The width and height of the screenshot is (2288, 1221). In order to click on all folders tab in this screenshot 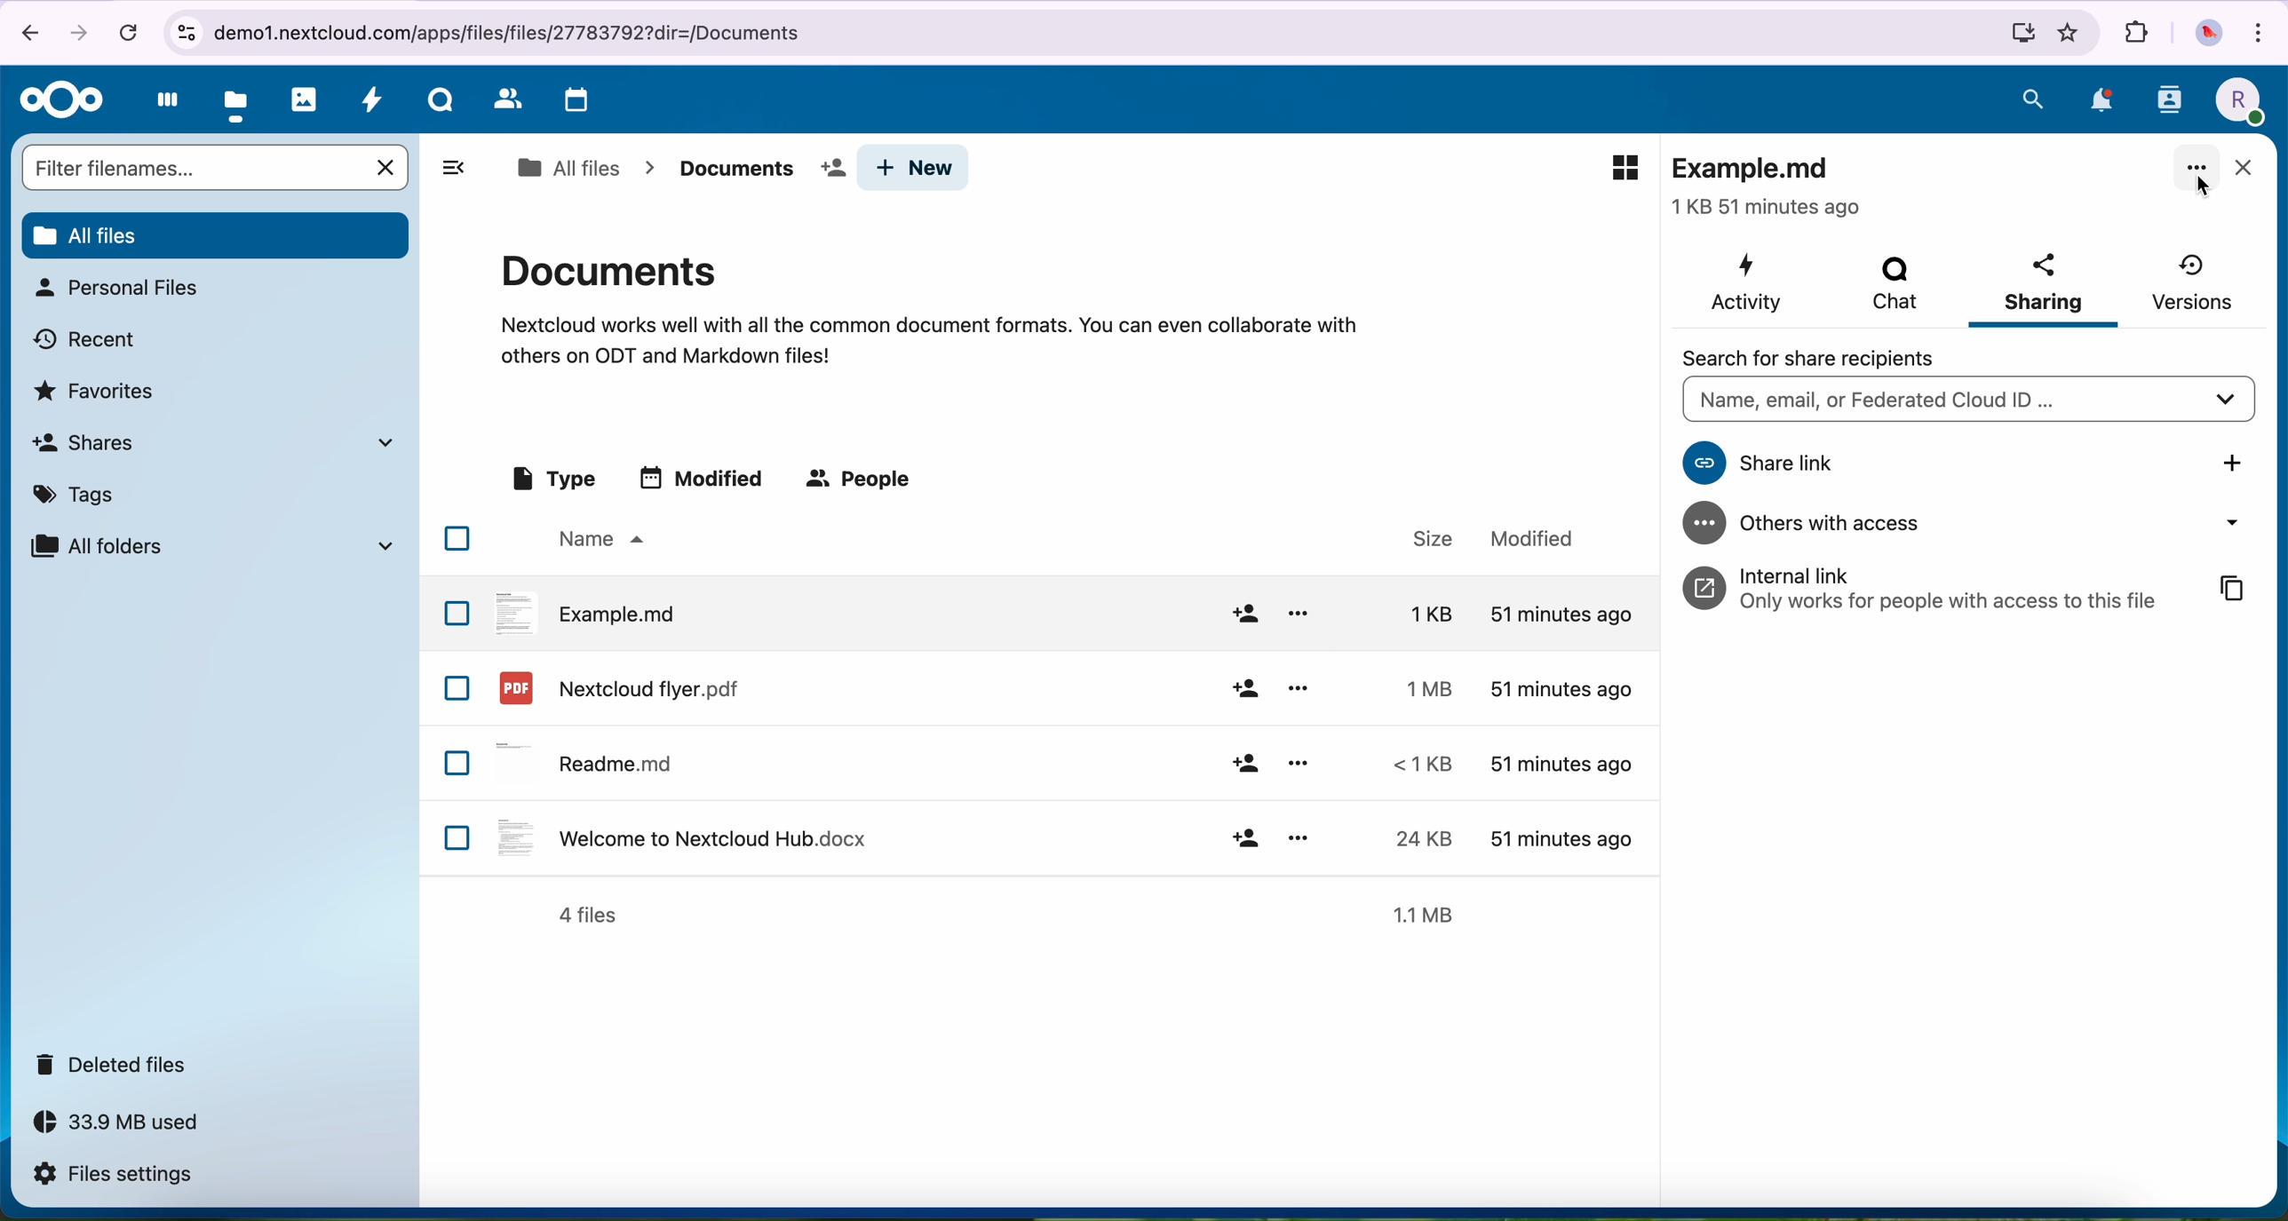, I will do `click(211, 545)`.